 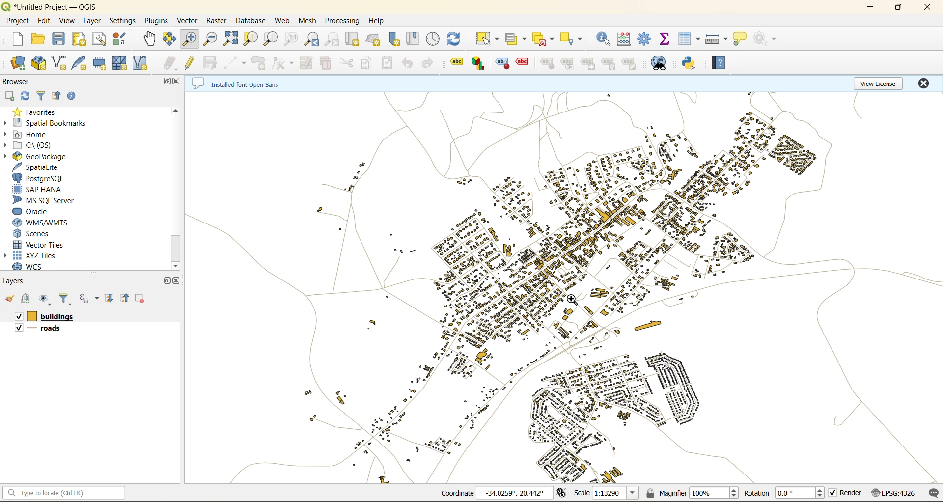 I want to click on delete, so click(x=325, y=63).